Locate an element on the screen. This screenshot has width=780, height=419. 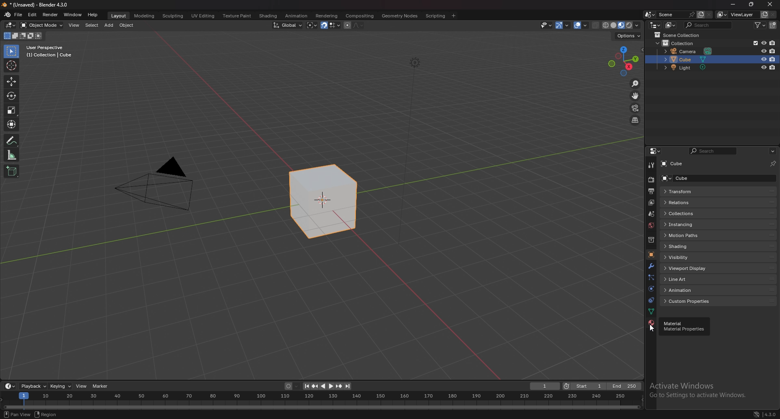
perspective/orthographic mode is located at coordinates (635, 120).